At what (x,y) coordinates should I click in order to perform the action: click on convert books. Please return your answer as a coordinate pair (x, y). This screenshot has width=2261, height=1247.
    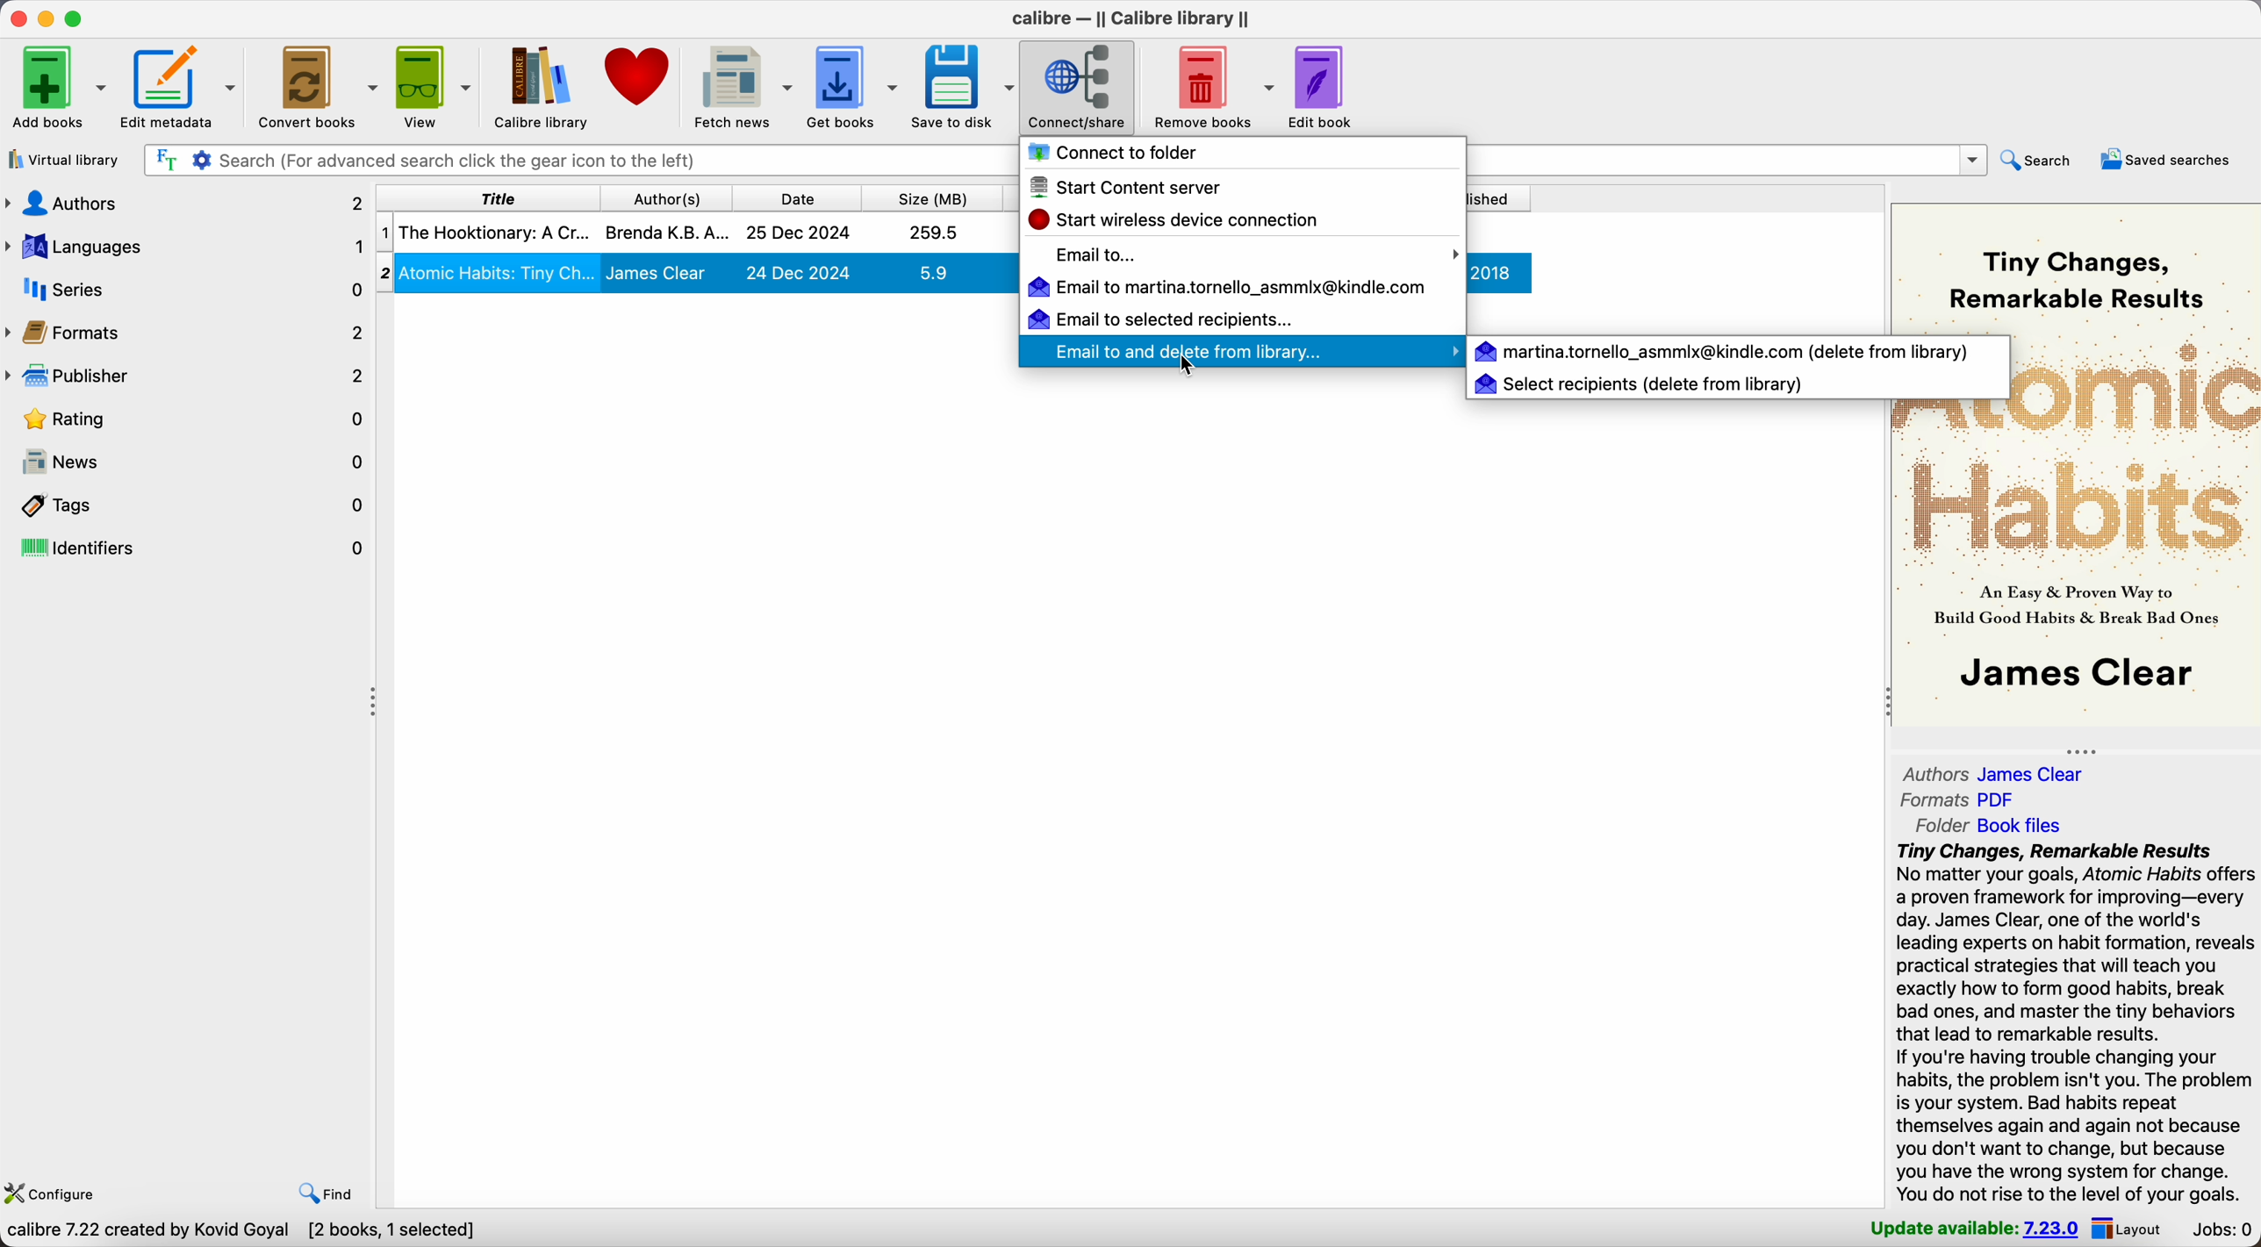
    Looking at the image, I should click on (319, 88).